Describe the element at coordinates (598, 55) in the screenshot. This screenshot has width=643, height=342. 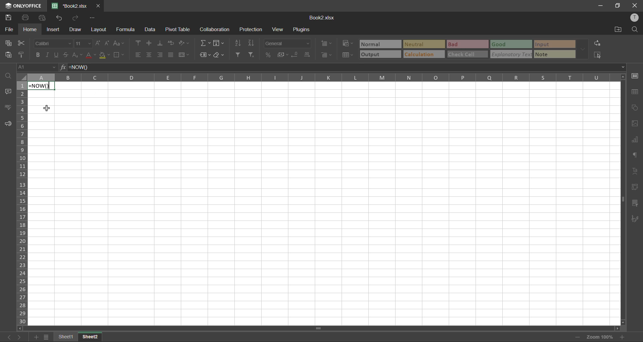
I see `select all` at that location.